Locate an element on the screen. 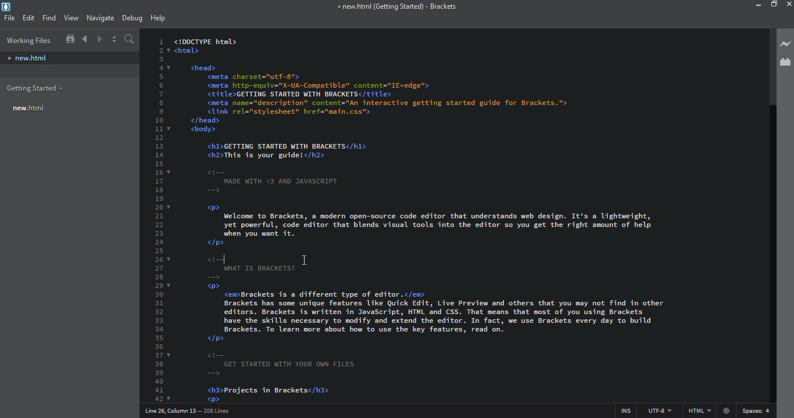 This screenshot has width=794, height=418. find is located at coordinates (49, 18).